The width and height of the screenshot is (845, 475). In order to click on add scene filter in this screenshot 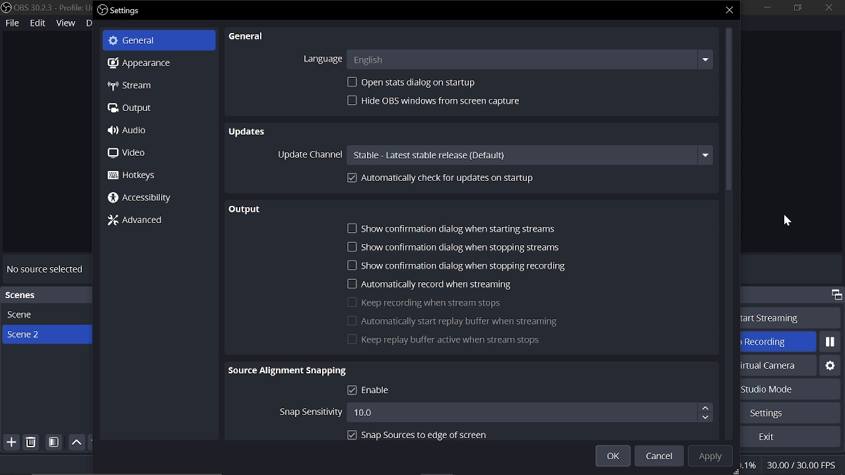, I will do `click(54, 443)`.